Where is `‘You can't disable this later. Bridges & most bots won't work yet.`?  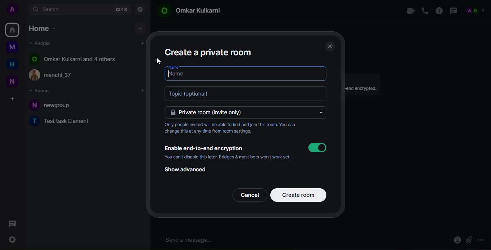
‘You can't disable this later. Bridges & most bots won't work yet. is located at coordinates (232, 157).